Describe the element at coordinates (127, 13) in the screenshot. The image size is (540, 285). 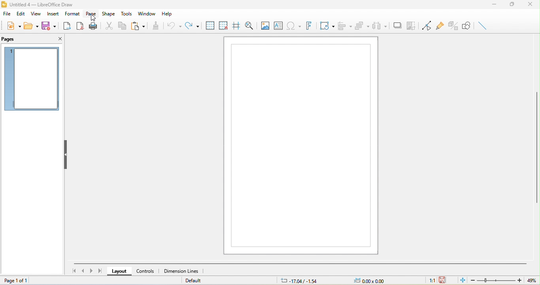
I see `tools` at that location.